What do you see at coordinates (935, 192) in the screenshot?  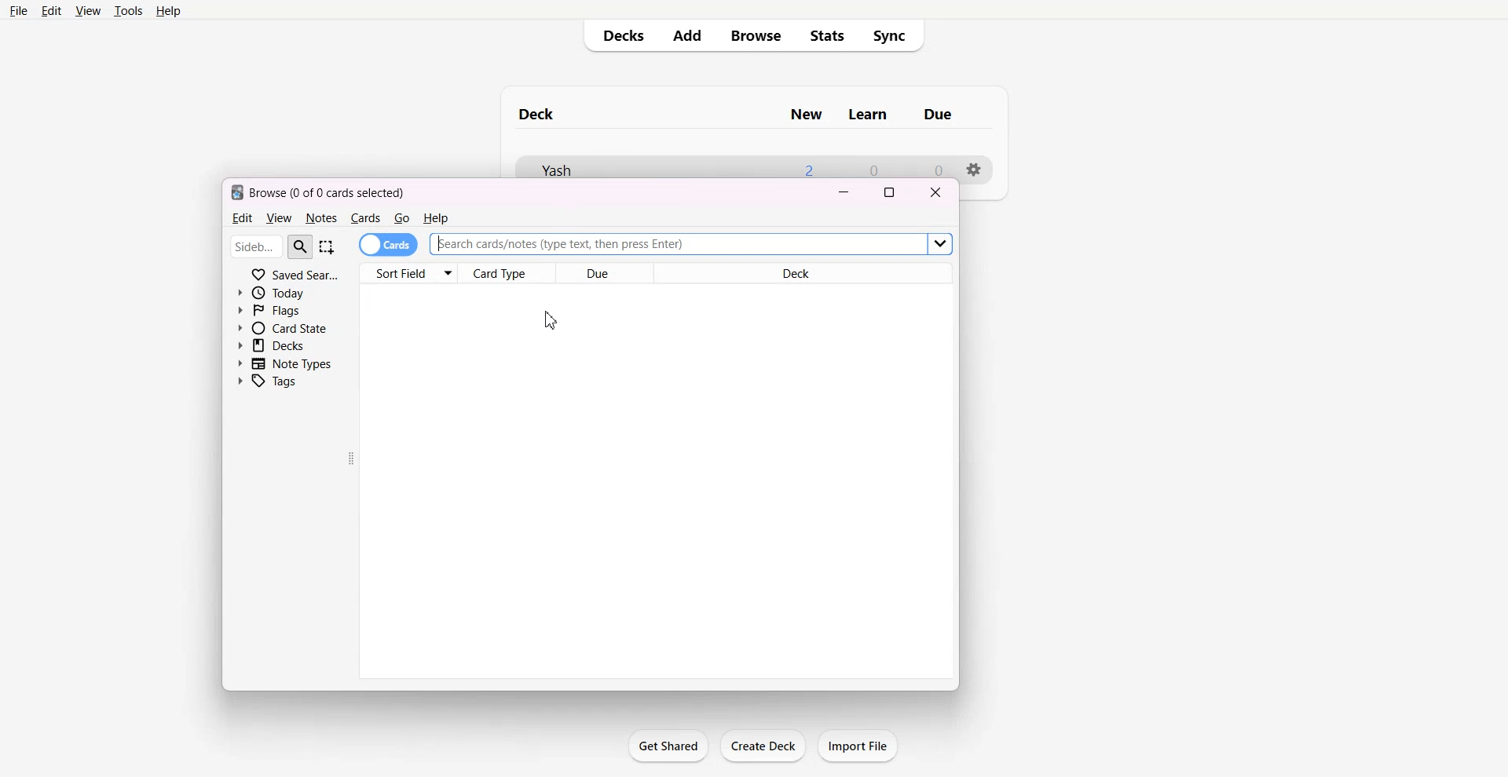 I see `Close` at bounding box center [935, 192].